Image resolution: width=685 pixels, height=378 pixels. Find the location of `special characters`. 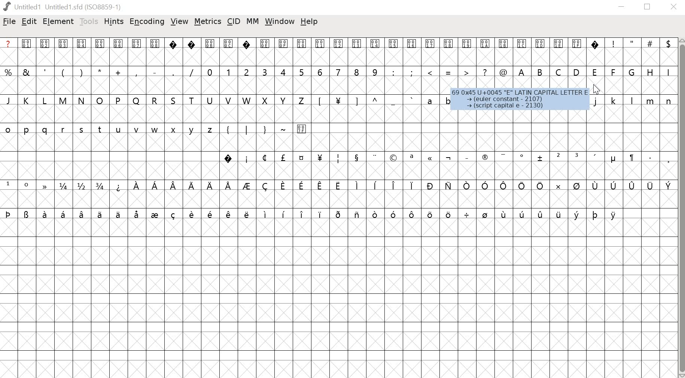

special characters is located at coordinates (337, 186).